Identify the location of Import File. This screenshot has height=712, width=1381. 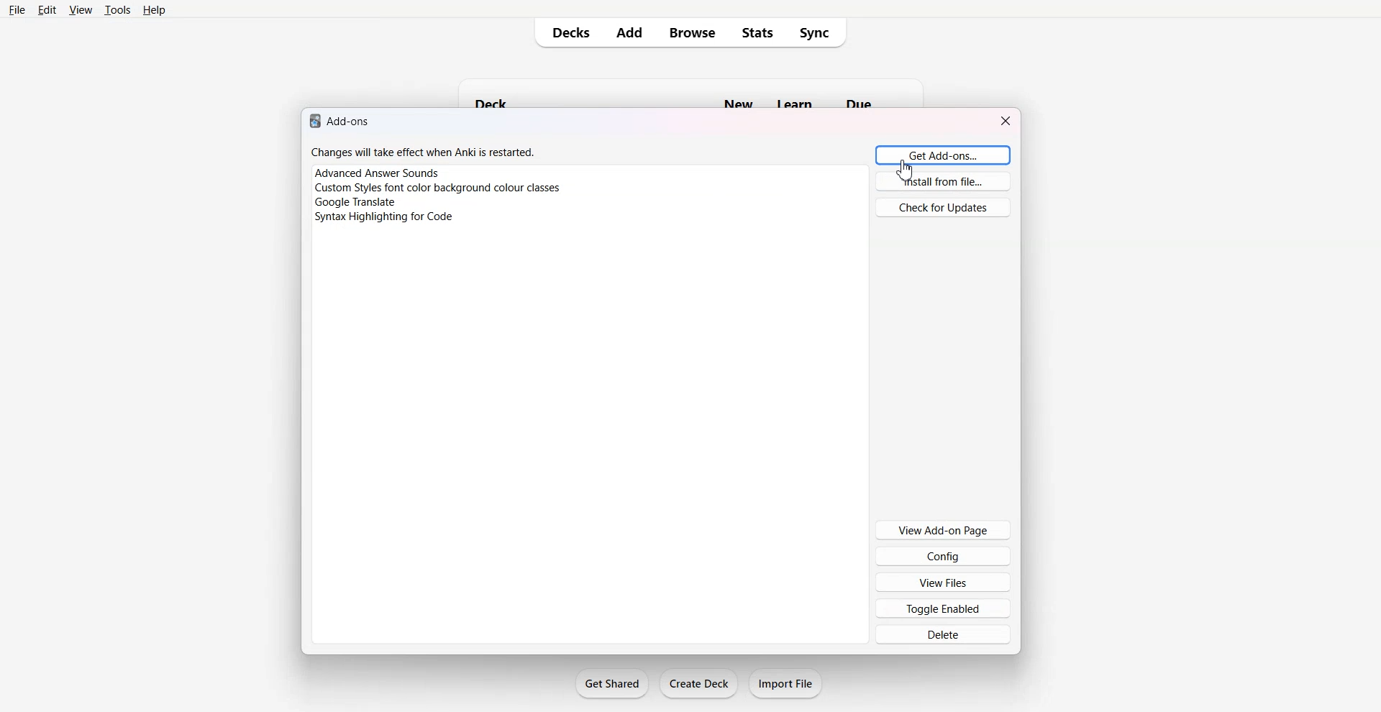
(788, 683).